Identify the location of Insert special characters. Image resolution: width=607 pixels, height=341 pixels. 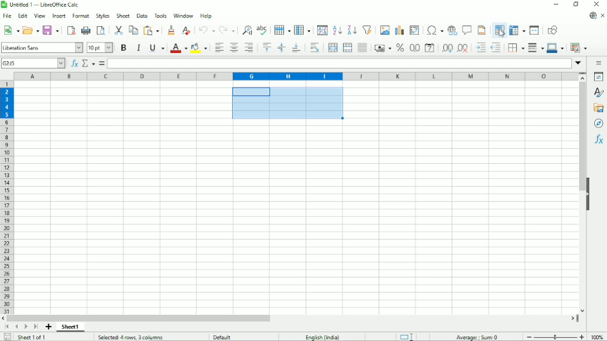
(434, 30).